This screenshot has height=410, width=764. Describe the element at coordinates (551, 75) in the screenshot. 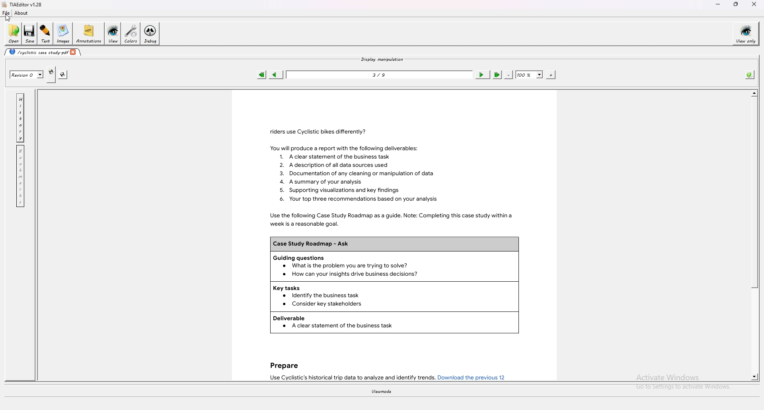

I see `zoom in` at that location.